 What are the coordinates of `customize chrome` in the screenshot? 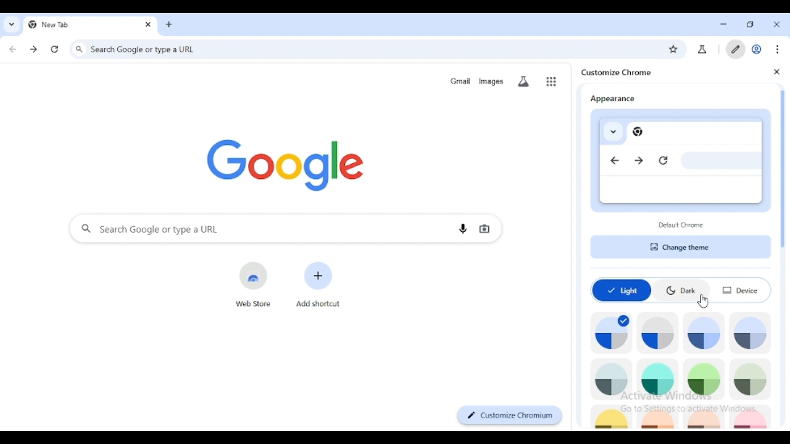 It's located at (617, 73).